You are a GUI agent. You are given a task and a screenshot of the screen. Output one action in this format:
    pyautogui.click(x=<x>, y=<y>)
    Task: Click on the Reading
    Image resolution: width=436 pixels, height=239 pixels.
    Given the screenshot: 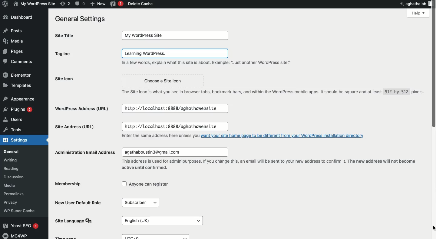 What is the action you would take?
    pyautogui.click(x=15, y=168)
    